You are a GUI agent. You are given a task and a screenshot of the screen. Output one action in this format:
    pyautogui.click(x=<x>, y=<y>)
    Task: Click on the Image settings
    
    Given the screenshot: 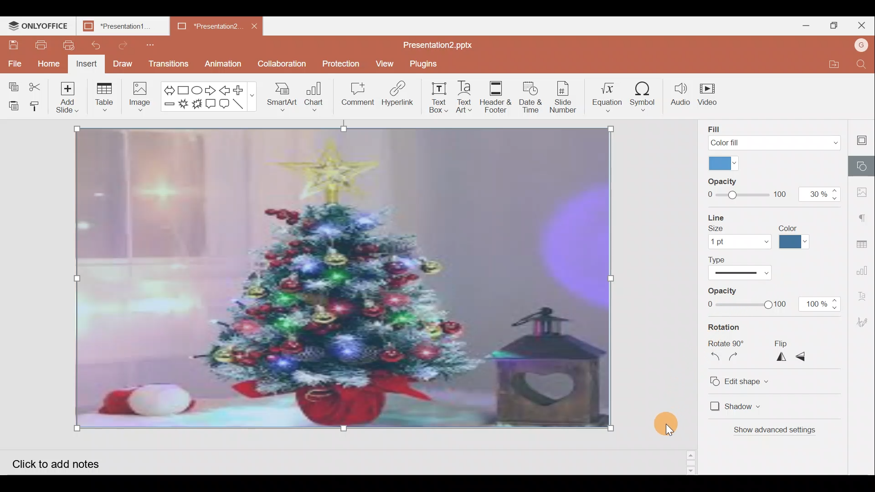 What is the action you would take?
    pyautogui.click(x=865, y=192)
    